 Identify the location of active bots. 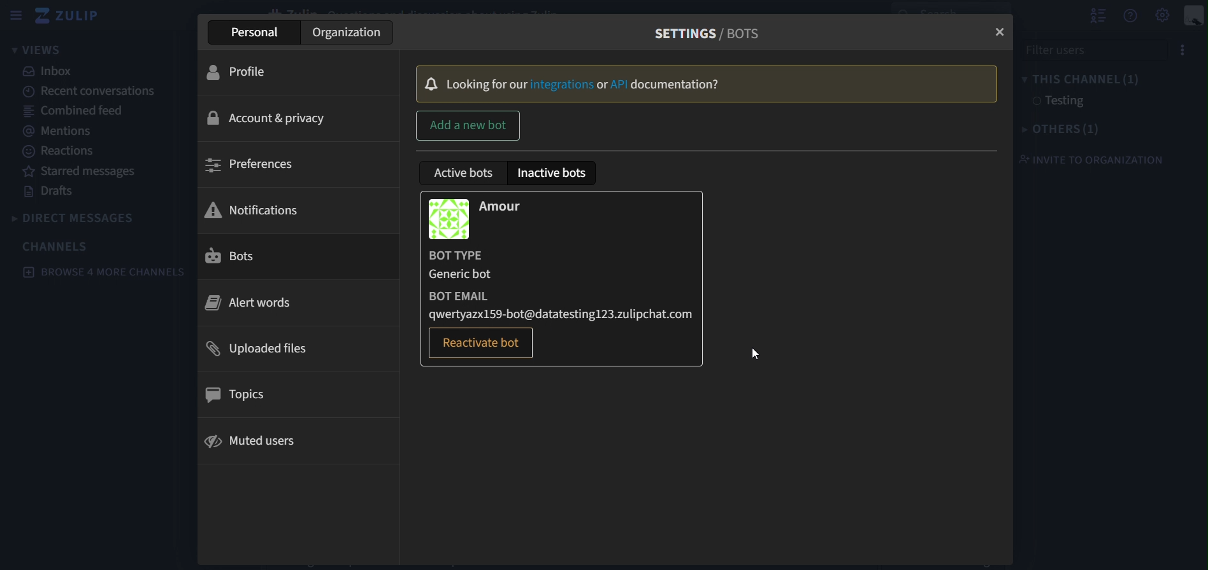
(466, 174).